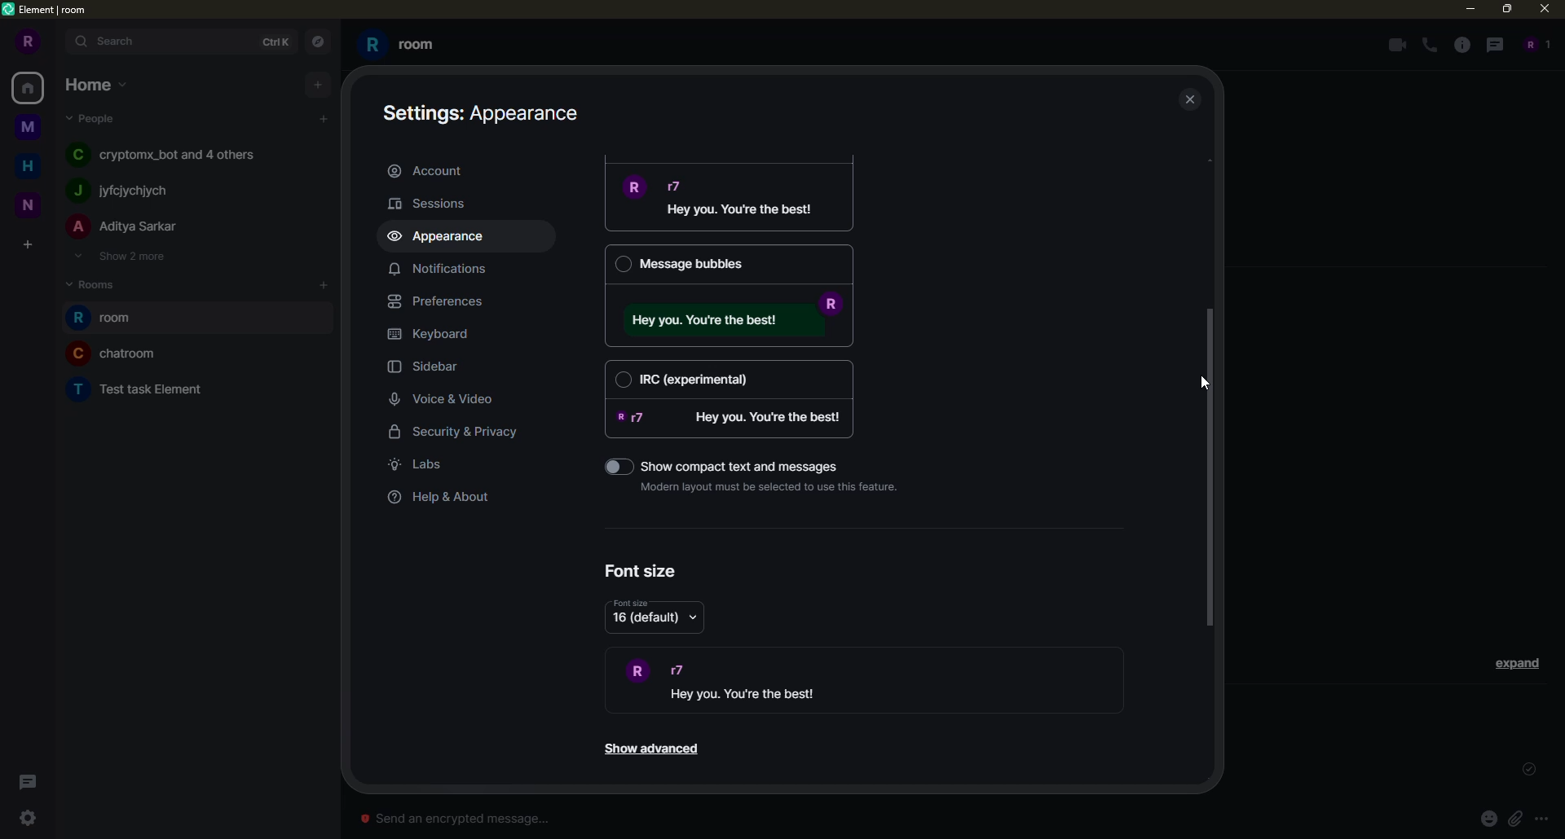 The height and width of the screenshot is (839, 1565). What do you see at coordinates (735, 320) in the screenshot?
I see `message` at bounding box center [735, 320].